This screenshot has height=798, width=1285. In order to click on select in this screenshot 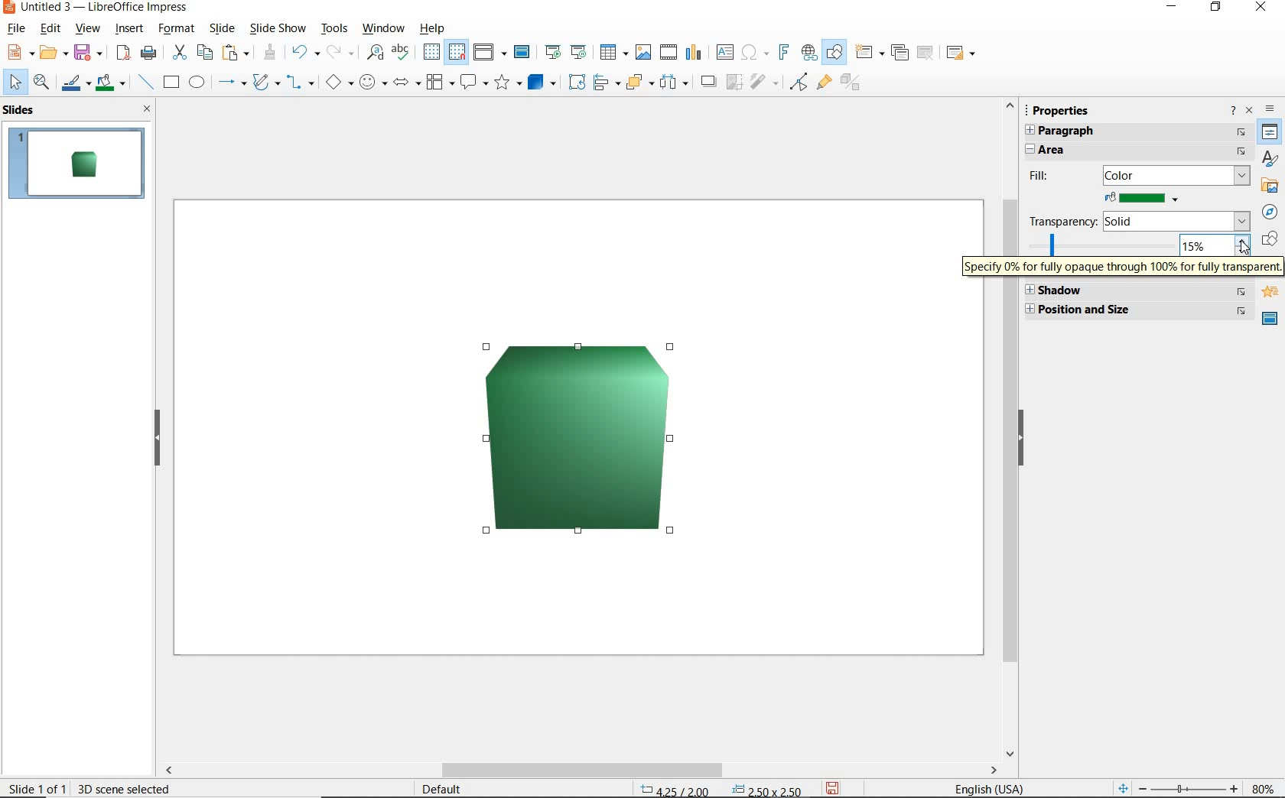, I will do `click(15, 83)`.